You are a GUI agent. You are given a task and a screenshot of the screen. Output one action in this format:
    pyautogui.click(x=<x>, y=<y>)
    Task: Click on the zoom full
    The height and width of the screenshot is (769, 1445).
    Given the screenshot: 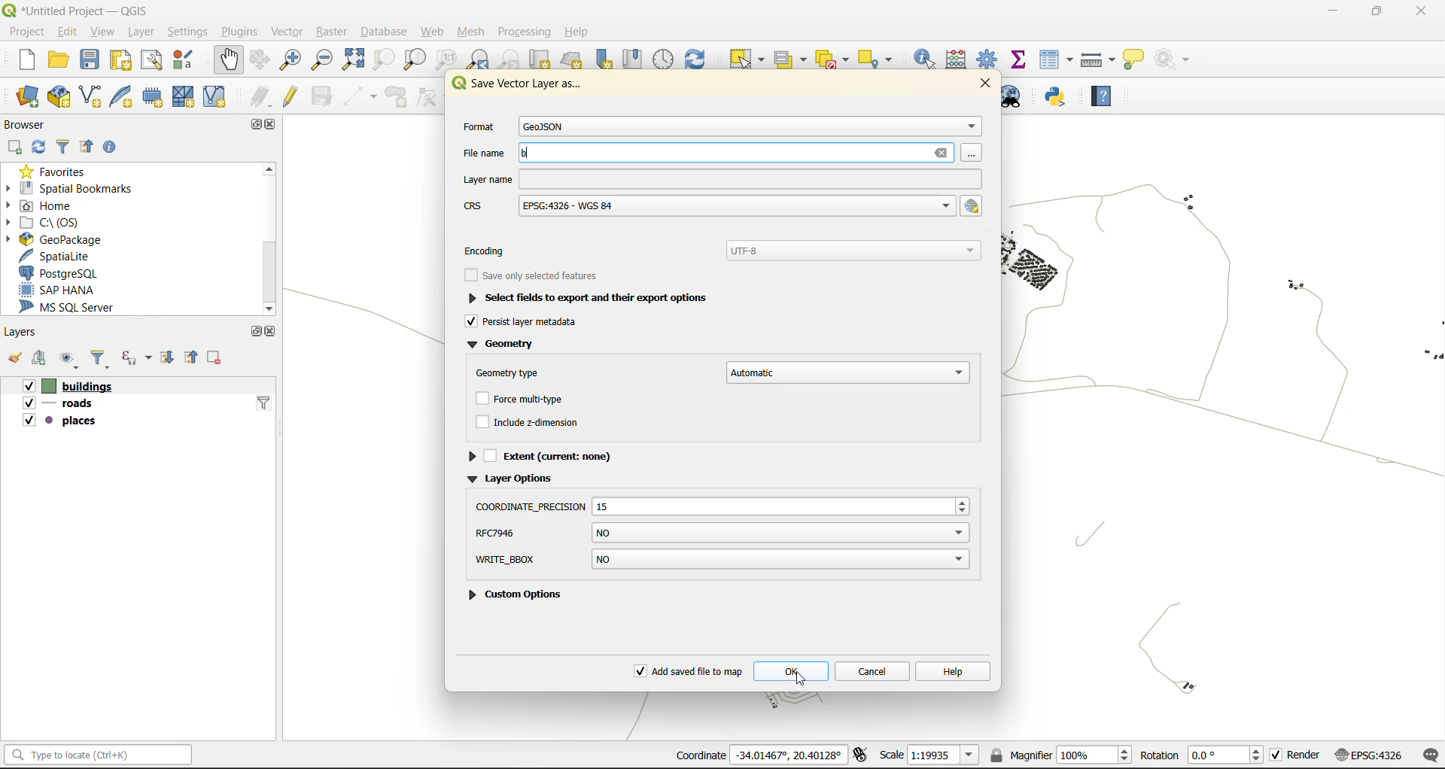 What is the action you would take?
    pyautogui.click(x=352, y=59)
    